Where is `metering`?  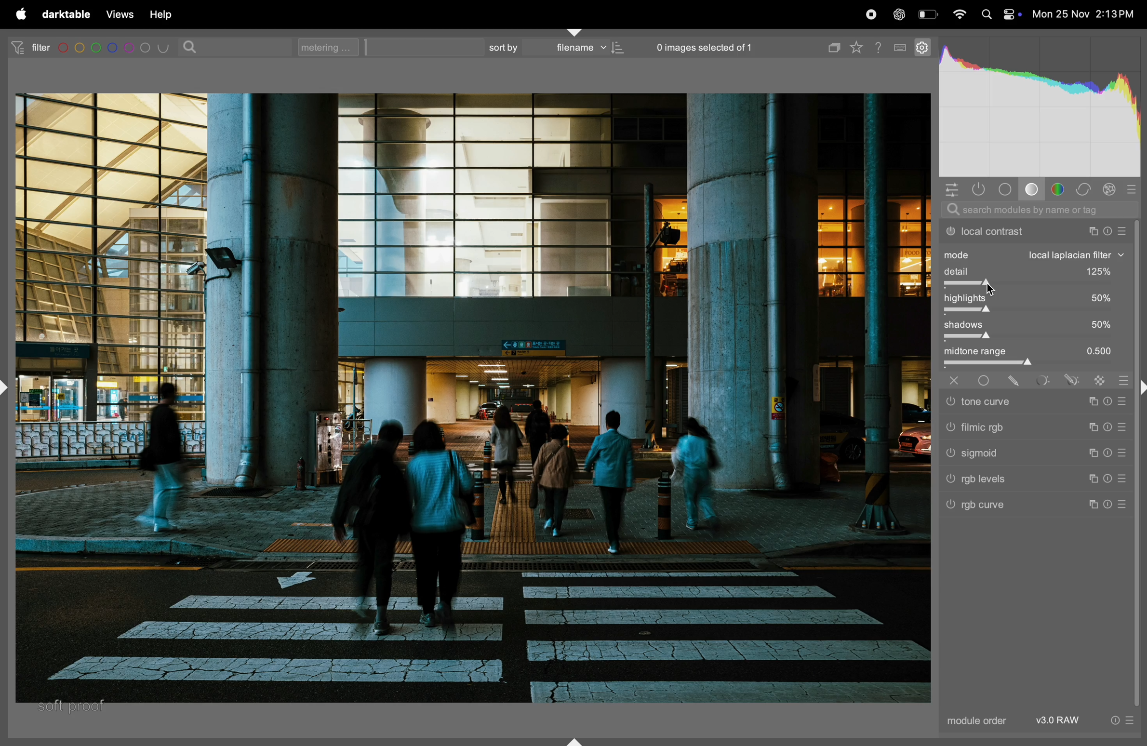 metering is located at coordinates (332, 47).